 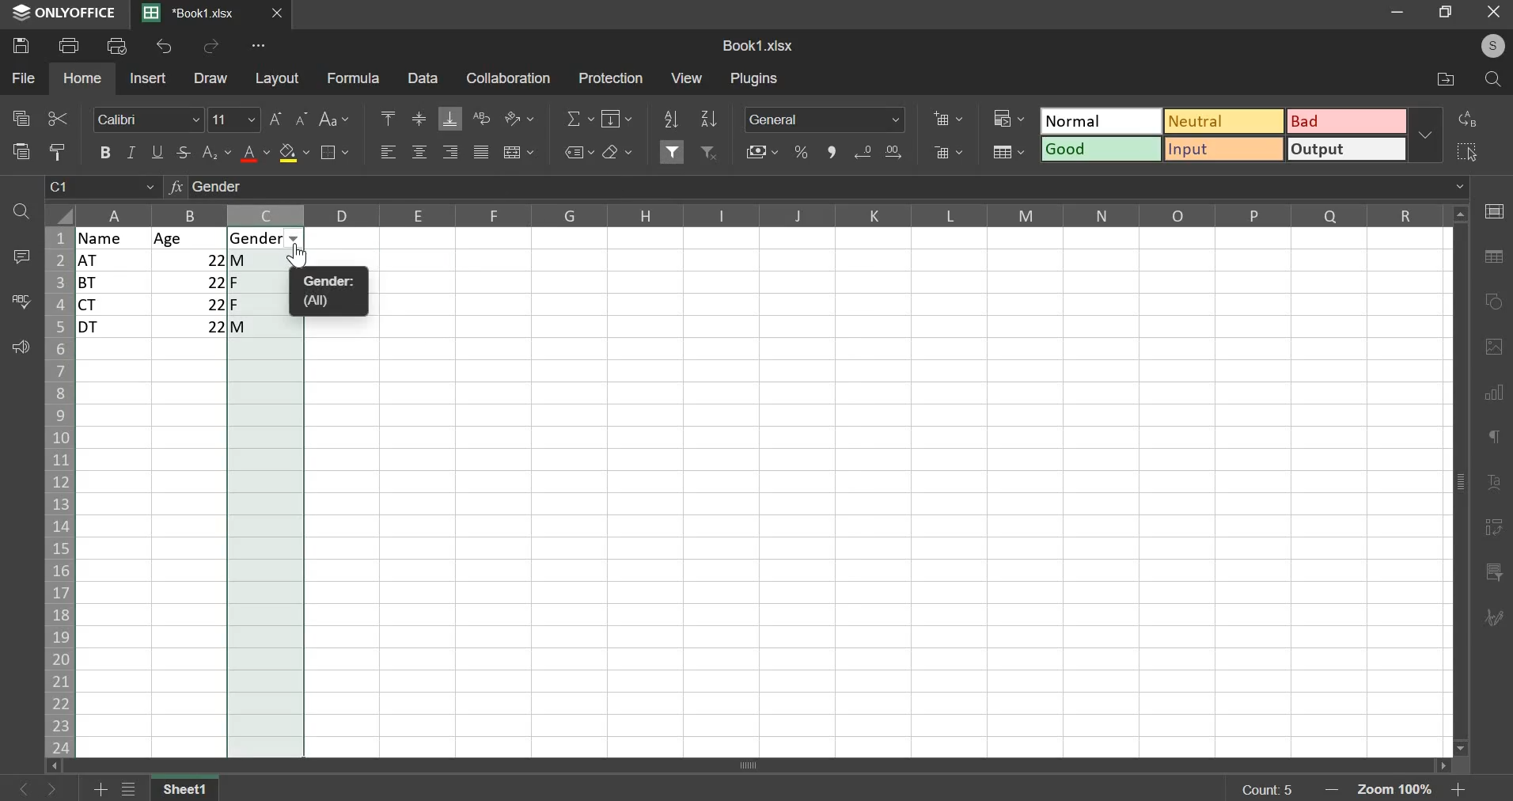 I want to click on sort, so click(x=709, y=118).